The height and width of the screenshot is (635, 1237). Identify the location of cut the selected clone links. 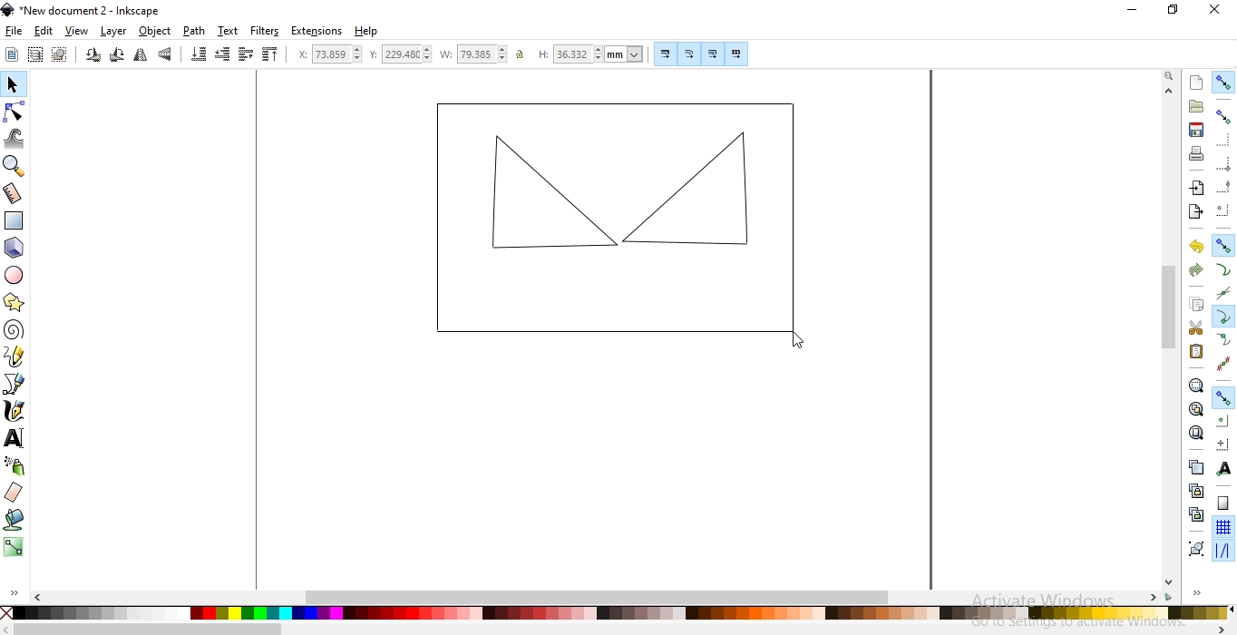
(1196, 514).